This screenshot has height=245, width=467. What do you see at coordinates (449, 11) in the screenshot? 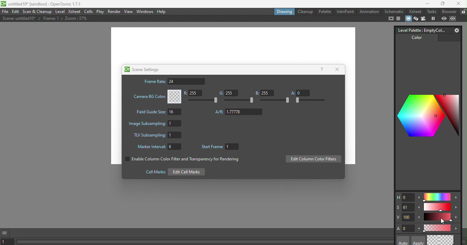
I see `Browser` at bounding box center [449, 11].